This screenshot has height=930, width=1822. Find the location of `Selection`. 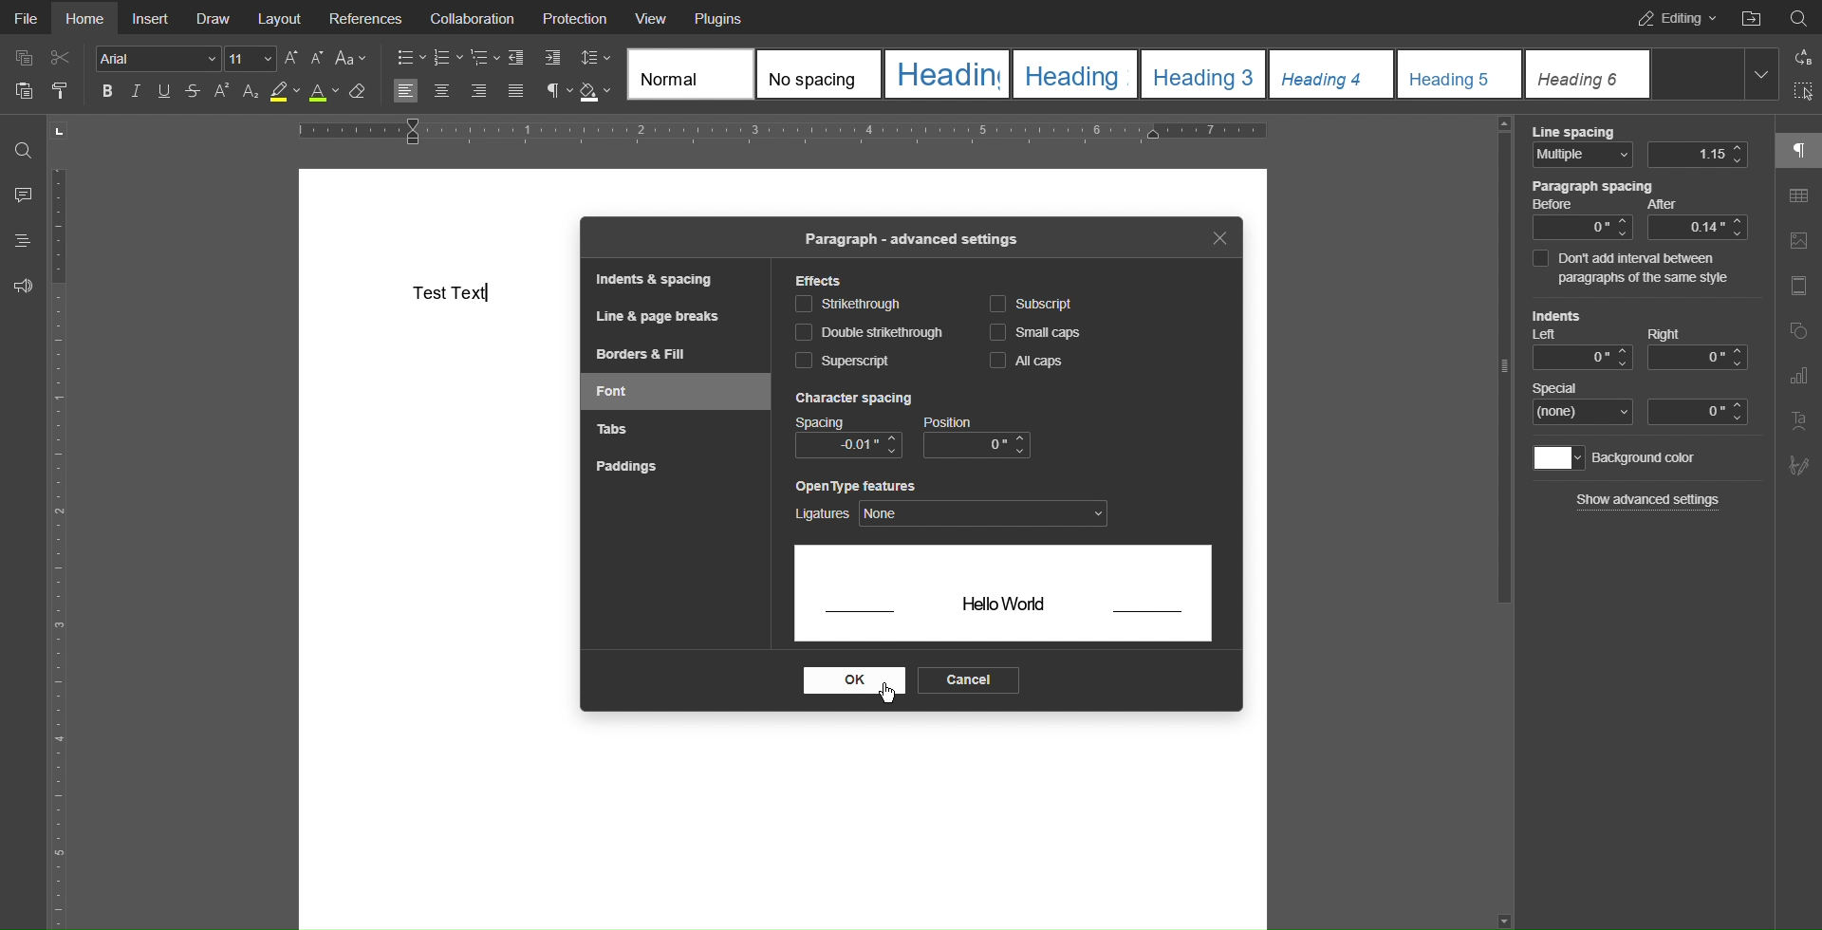

Selection is located at coordinates (1799, 93).